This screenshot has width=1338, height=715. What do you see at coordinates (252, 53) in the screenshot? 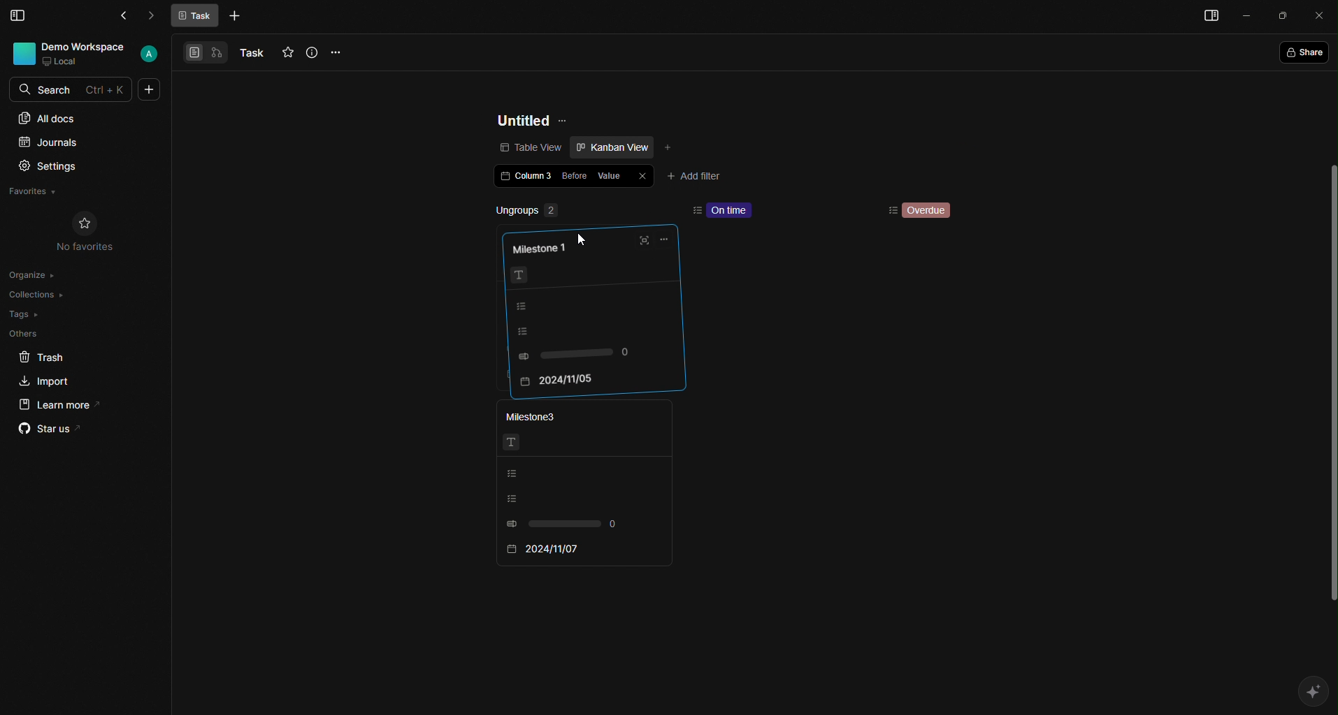
I see `Task` at bounding box center [252, 53].